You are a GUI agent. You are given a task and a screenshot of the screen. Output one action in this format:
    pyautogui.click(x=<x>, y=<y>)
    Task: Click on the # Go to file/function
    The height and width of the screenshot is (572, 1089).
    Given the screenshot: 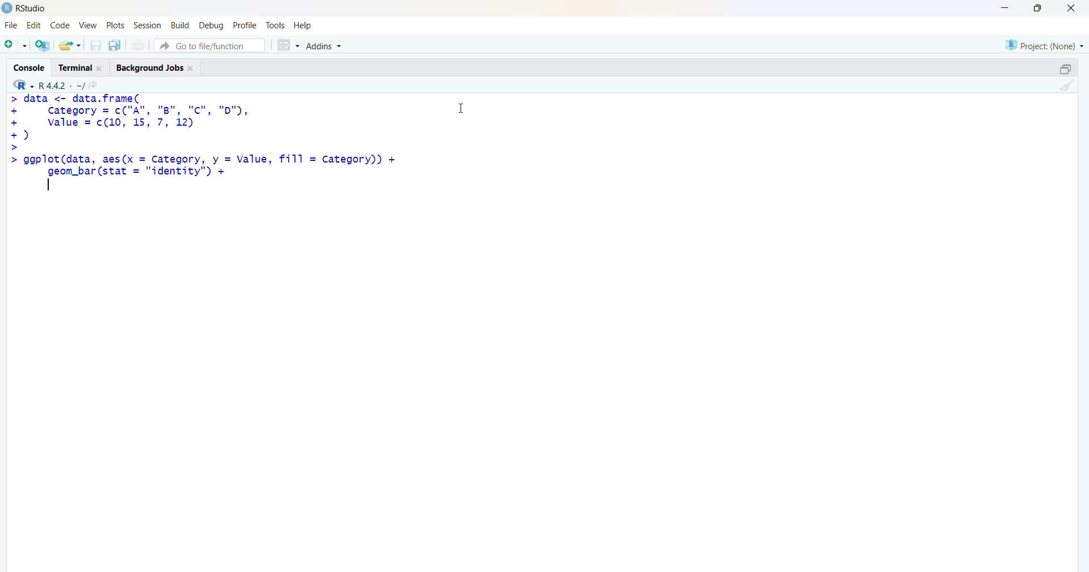 What is the action you would take?
    pyautogui.click(x=209, y=45)
    